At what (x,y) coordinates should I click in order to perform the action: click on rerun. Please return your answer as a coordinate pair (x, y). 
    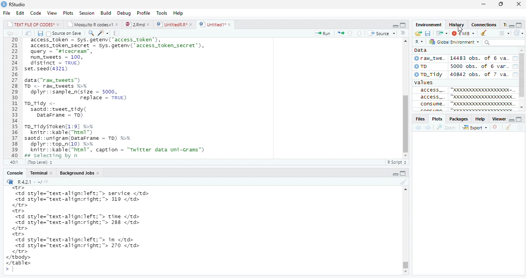
    Looking at the image, I should click on (342, 32).